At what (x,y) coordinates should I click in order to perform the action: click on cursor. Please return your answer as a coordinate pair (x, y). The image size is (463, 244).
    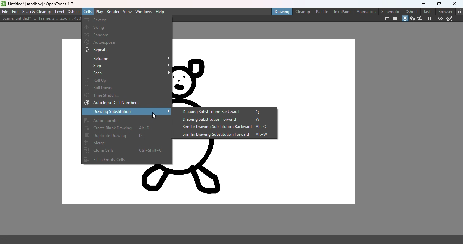
    Looking at the image, I should click on (156, 115).